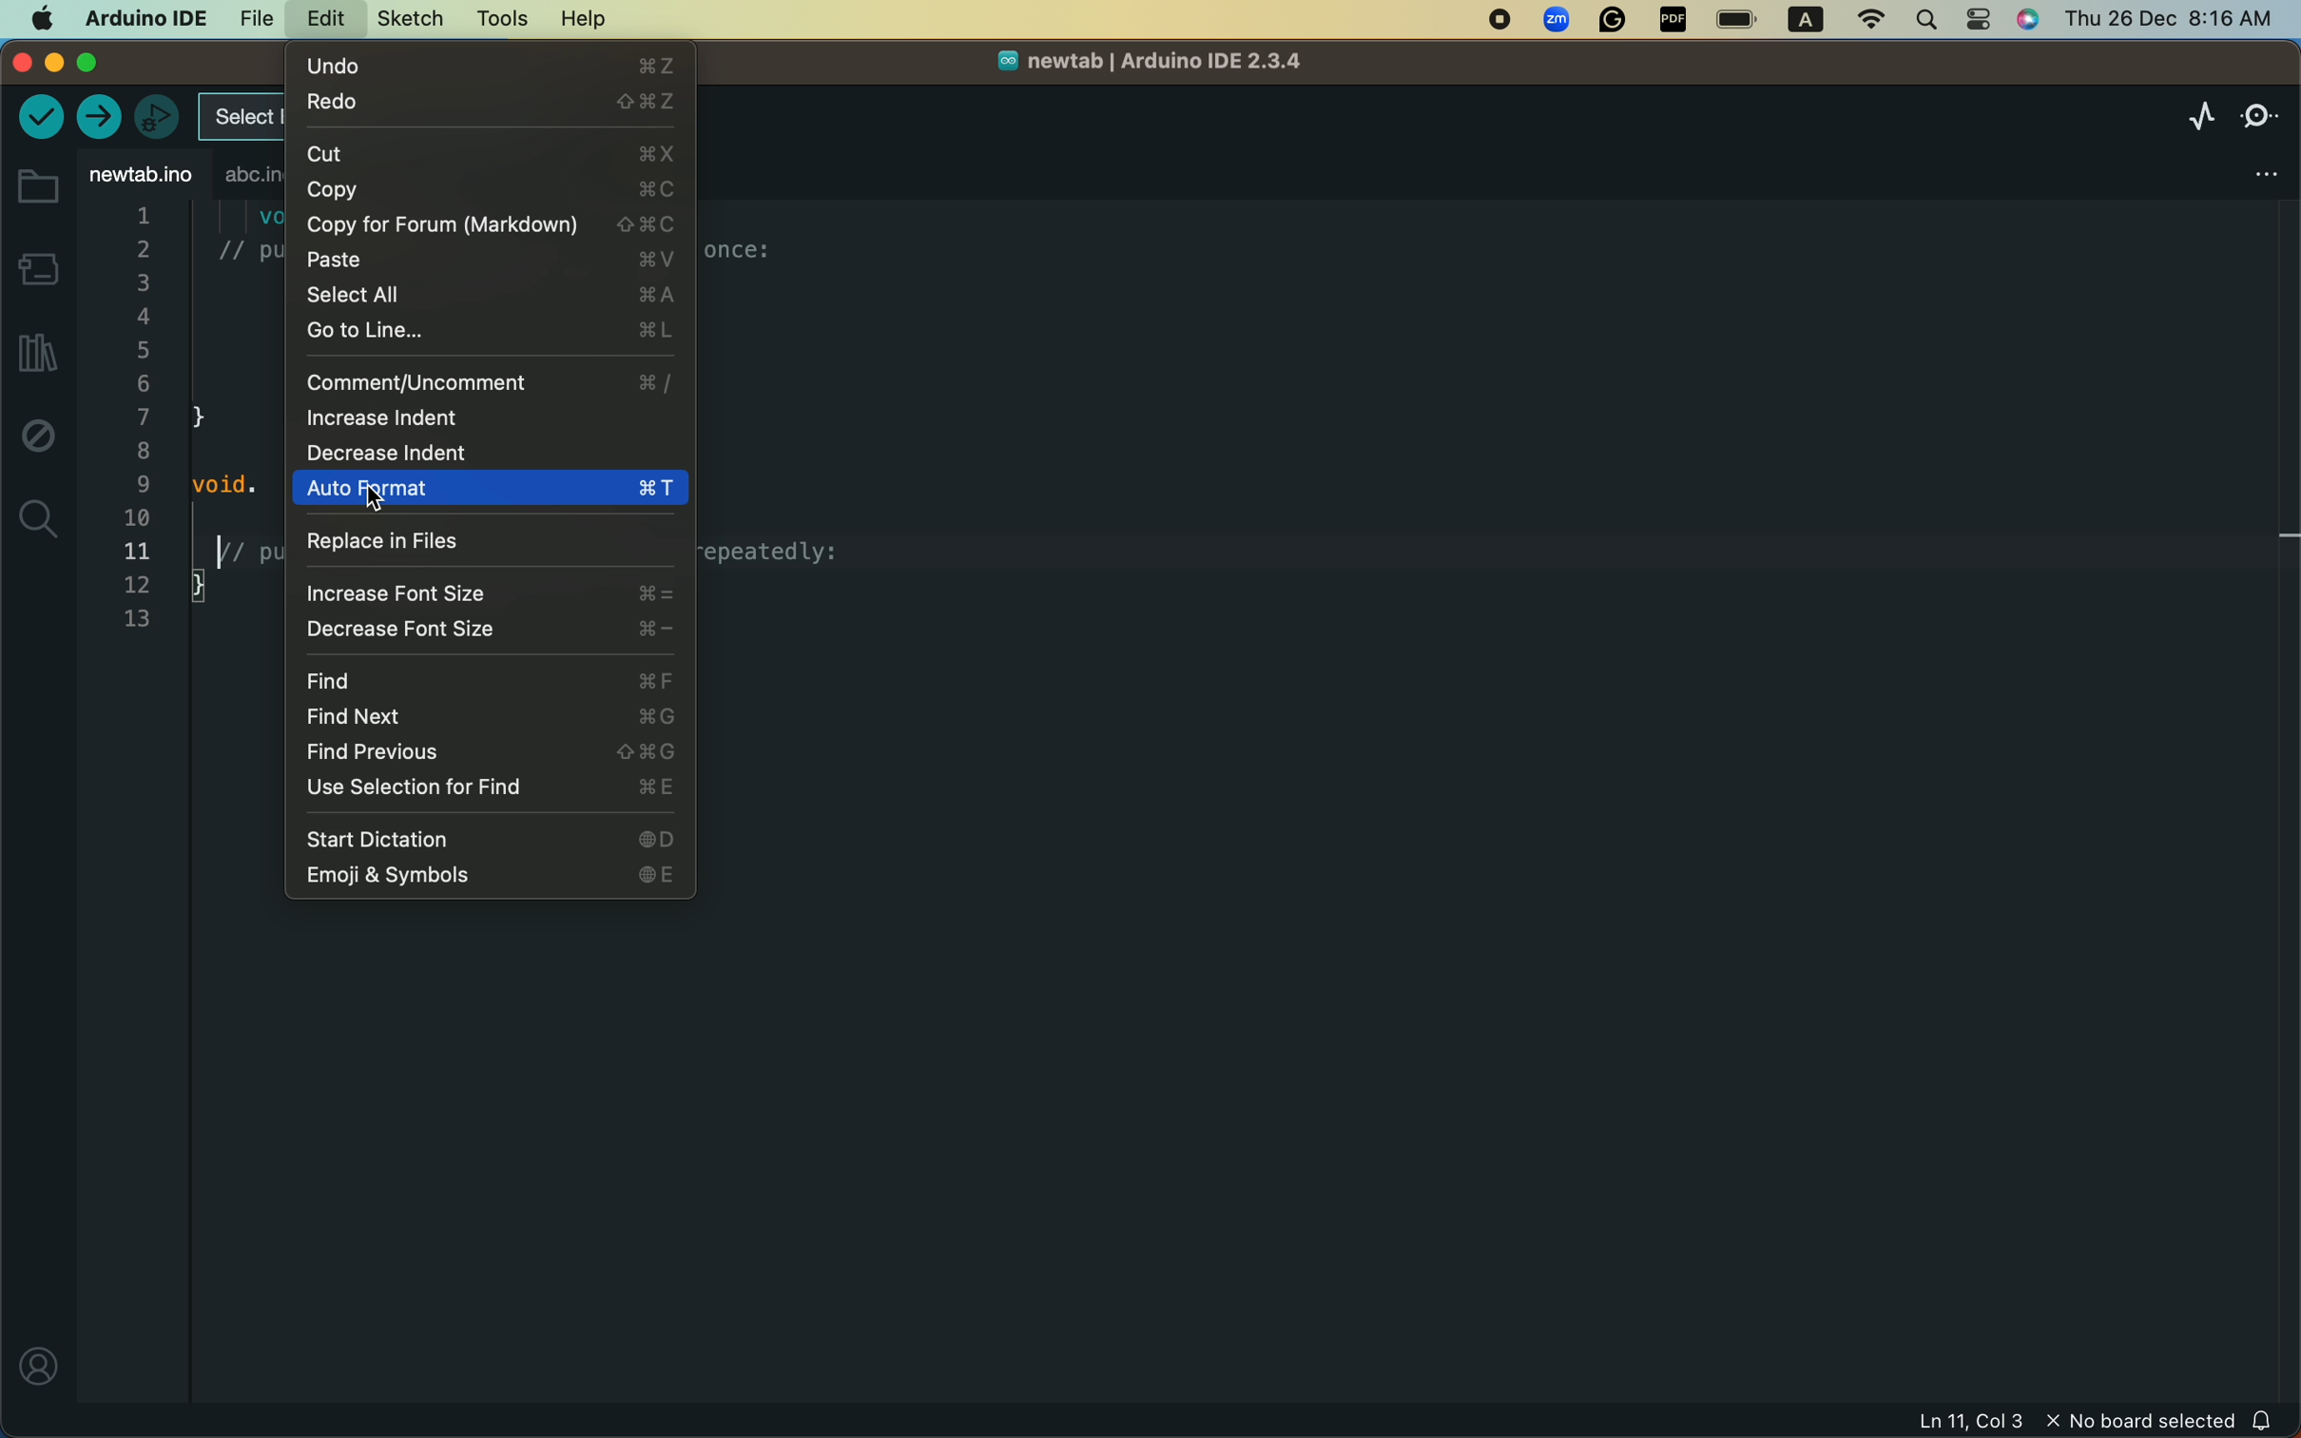  Describe the element at coordinates (237, 119) in the screenshot. I see `board selecter` at that location.